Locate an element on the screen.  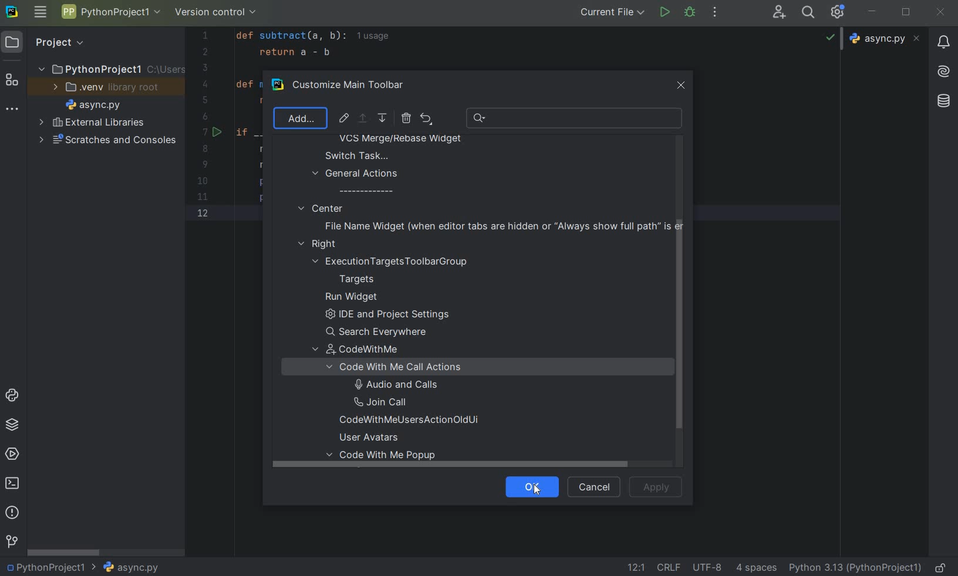
CUSTOMIZE MAIN TOOLBAR is located at coordinates (356, 86).